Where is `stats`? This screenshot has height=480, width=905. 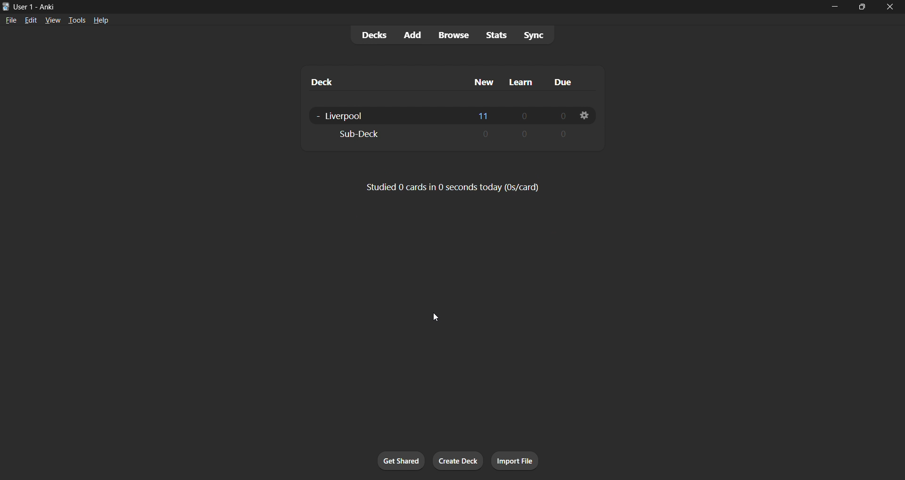 stats is located at coordinates (493, 35).